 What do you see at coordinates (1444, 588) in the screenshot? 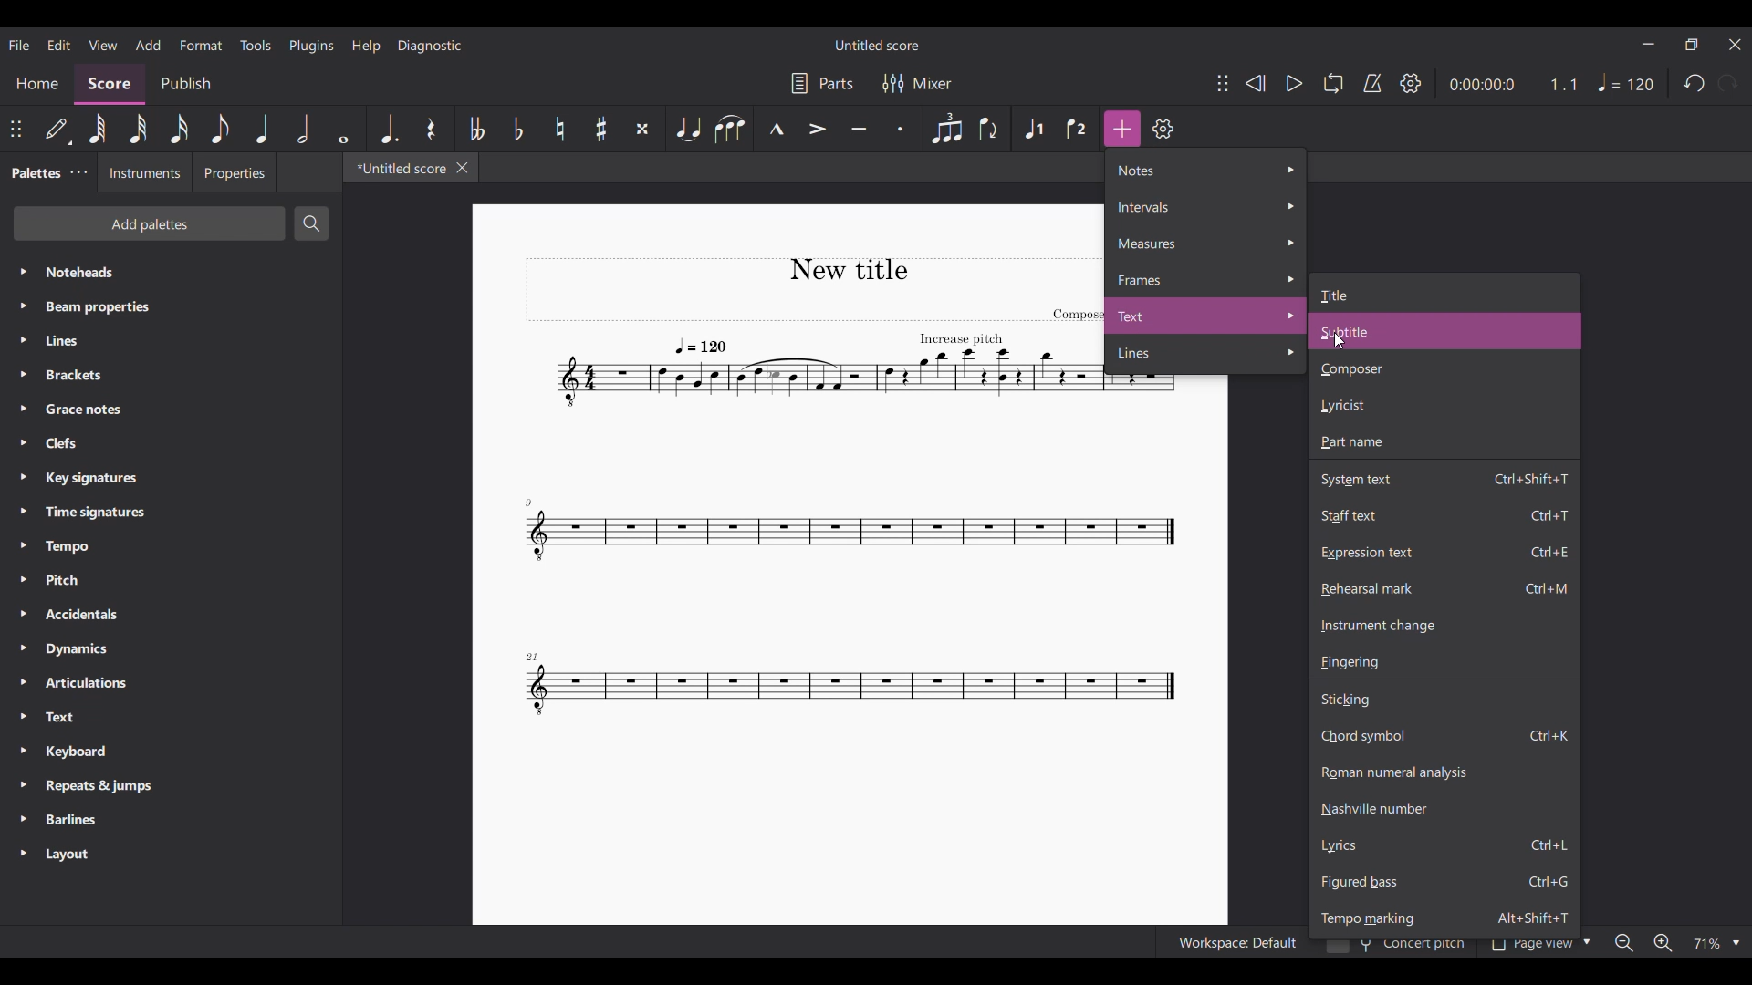
I see `Rehearsal mark` at bounding box center [1444, 588].